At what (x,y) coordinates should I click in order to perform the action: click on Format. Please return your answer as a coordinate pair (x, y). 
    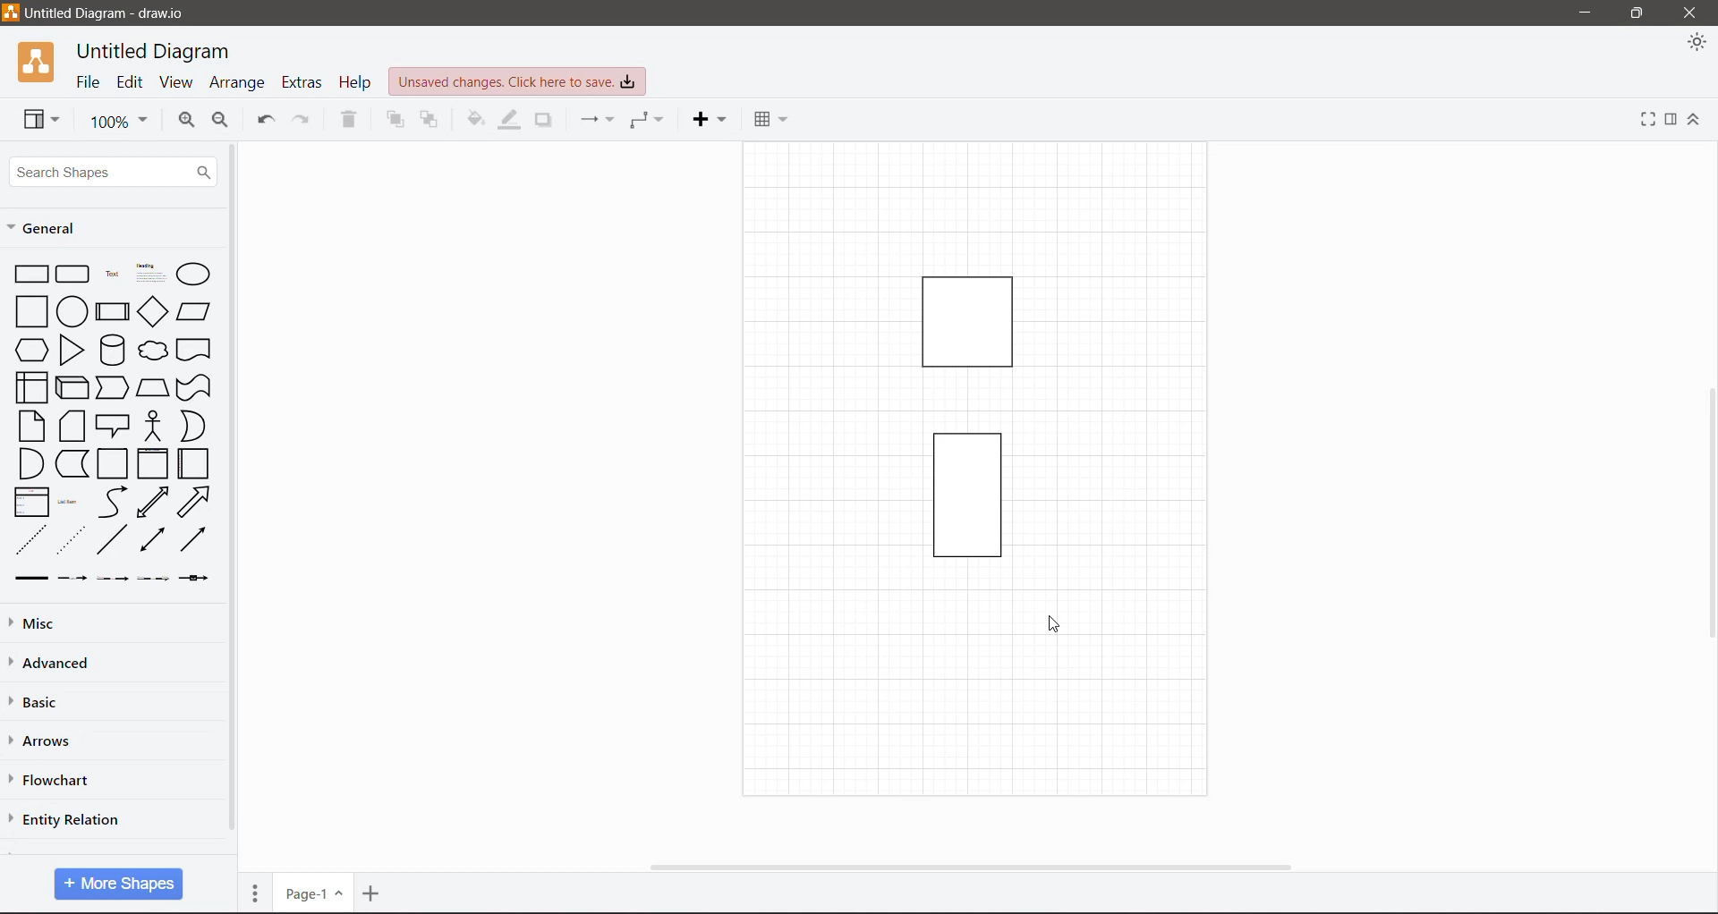
    Looking at the image, I should click on (1671, 121).